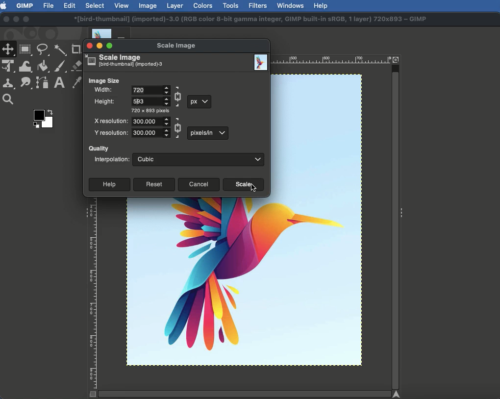 Image resolution: width=500 pixels, height=399 pixels. Describe the element at coordinates (85, 212) in the screenshot. I see `Collapse` at that location.